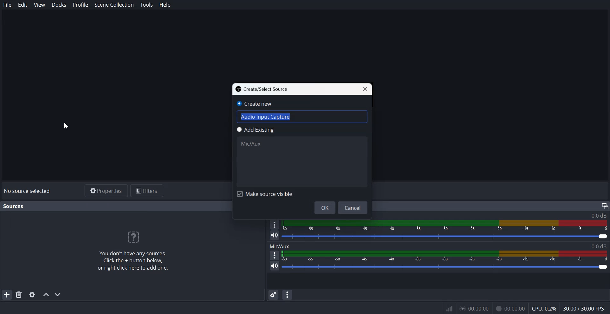 The image size is (610, 314). What do you see at coordinates (510, 309) in the screenshot?
I see `Recording` at bounding box center [510, 309].